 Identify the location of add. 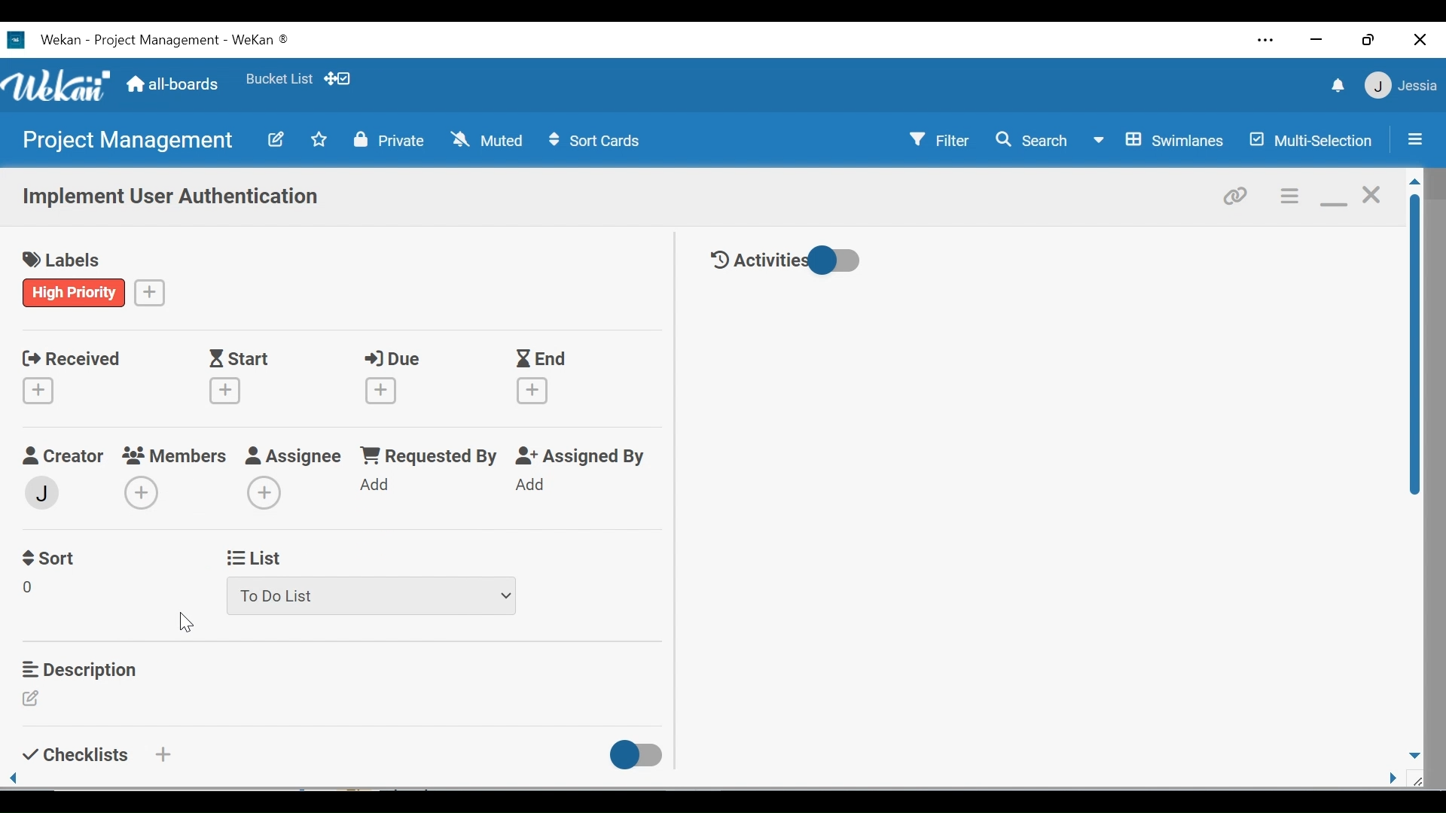
(267, 492).